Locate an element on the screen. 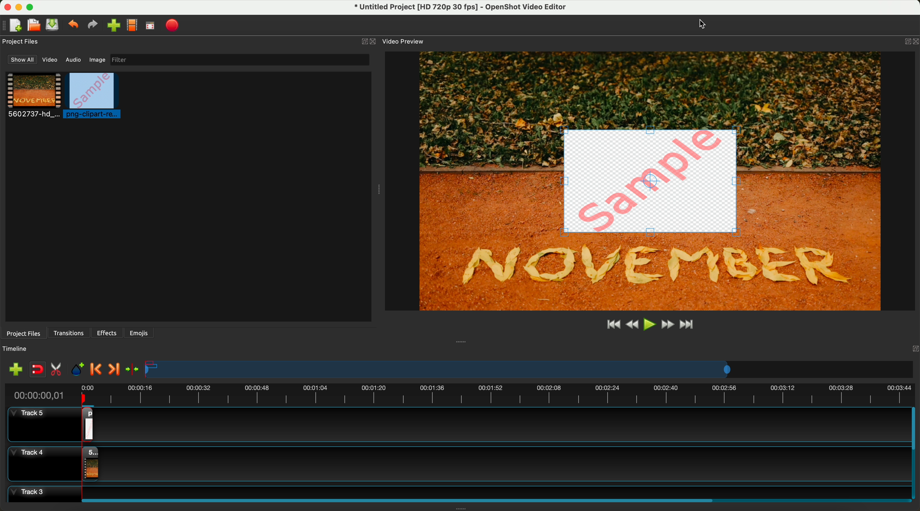 This screenshot has width=920, height=511. file name is located at coordinates (456, 8).